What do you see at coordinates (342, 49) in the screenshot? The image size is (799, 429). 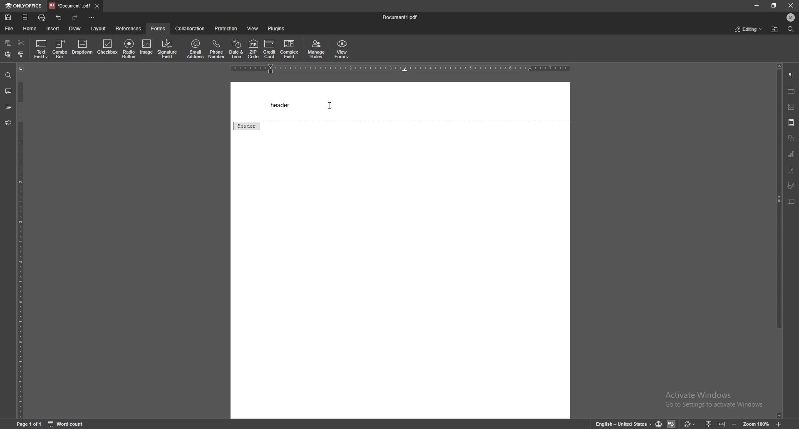 I see `view form` at bounding box center [342, 49].